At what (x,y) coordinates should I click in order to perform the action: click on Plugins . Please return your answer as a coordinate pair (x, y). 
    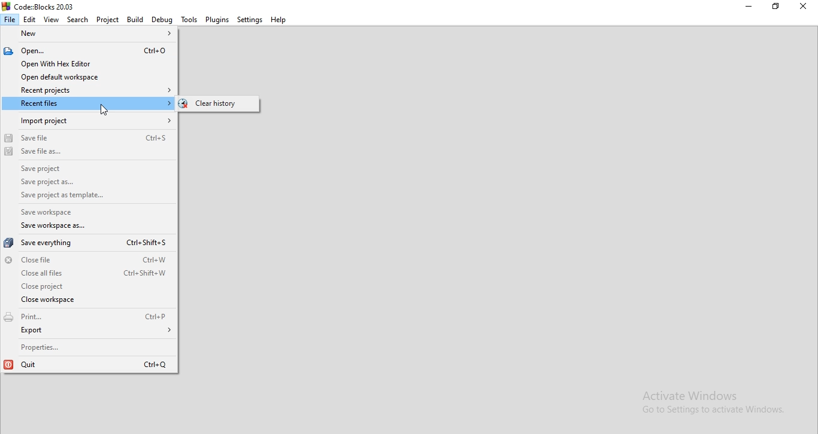
    Looking at the image, I should click on (217, 20).